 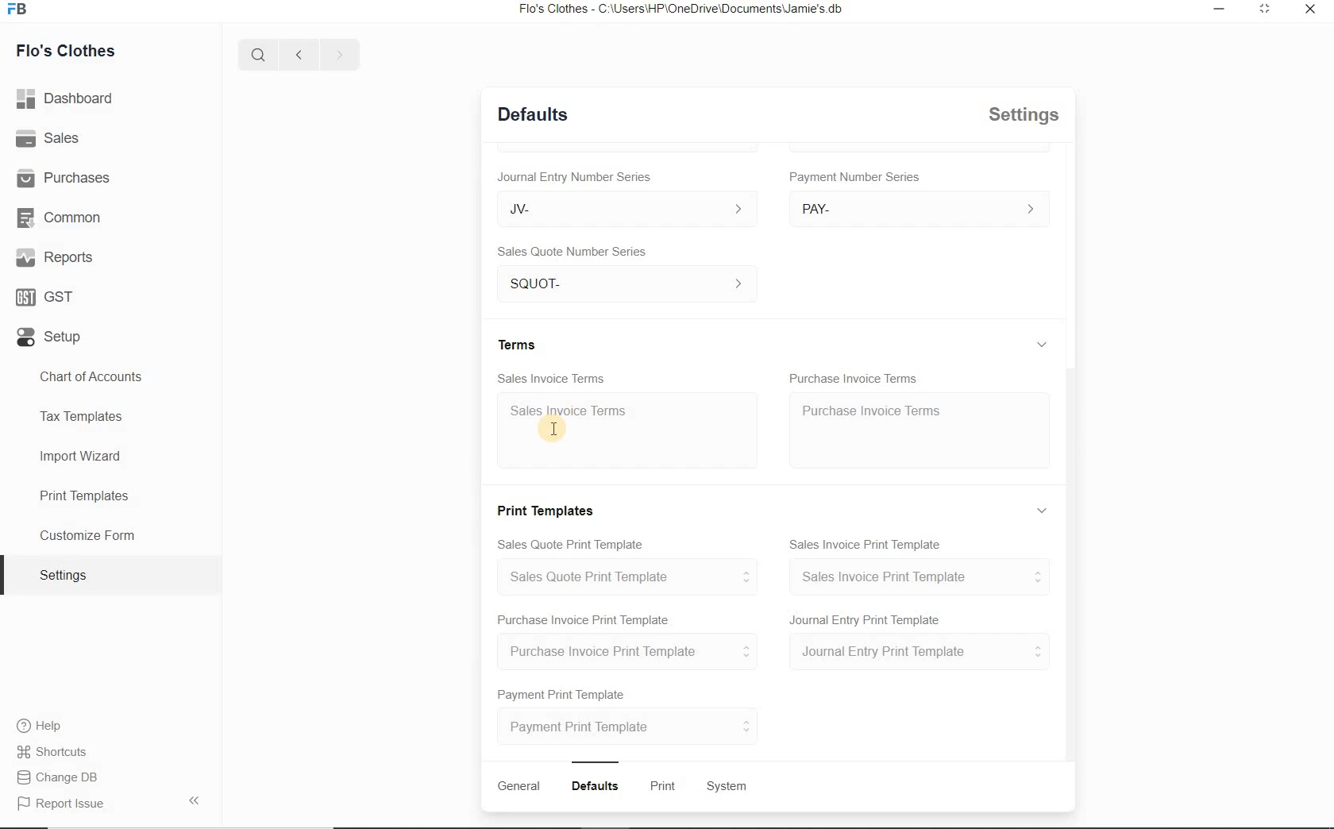 I want to click on Print Templates, so click(x=549, y=508).